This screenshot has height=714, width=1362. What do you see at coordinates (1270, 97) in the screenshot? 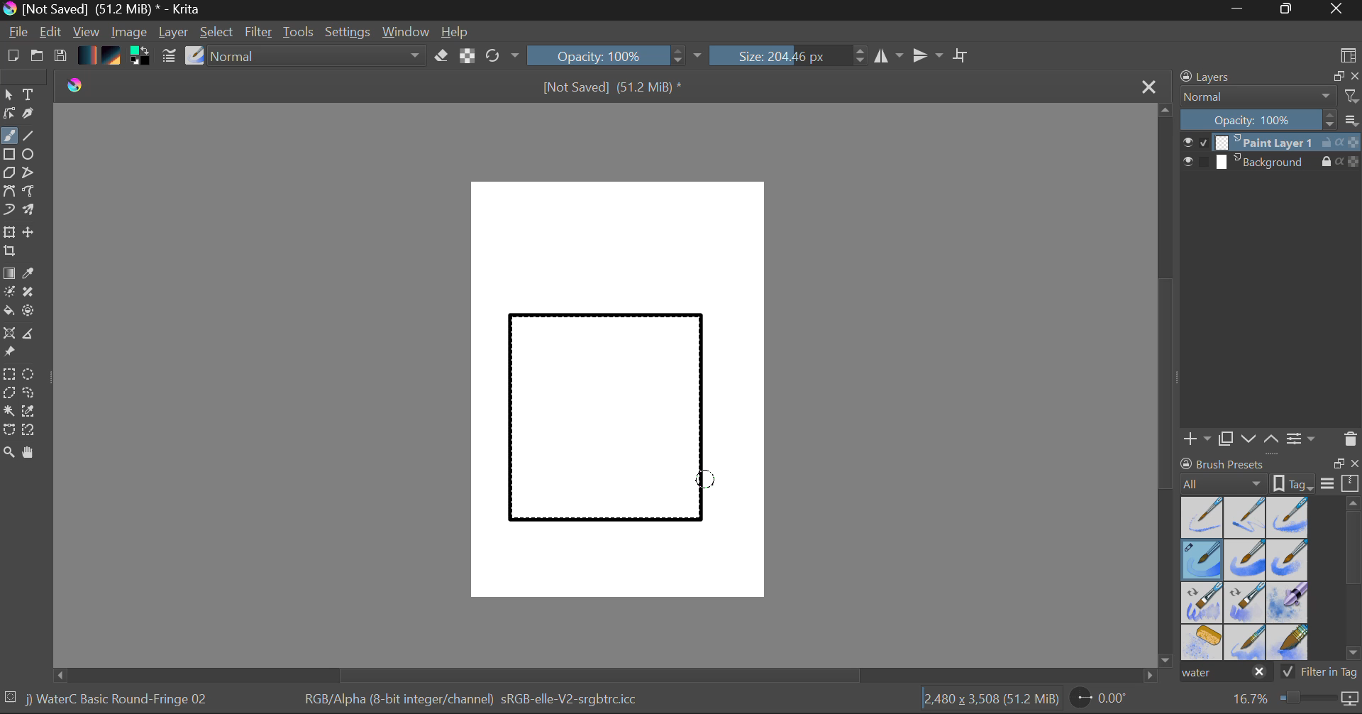
I see `Blending Mode` at bounding box center [1270, 97].